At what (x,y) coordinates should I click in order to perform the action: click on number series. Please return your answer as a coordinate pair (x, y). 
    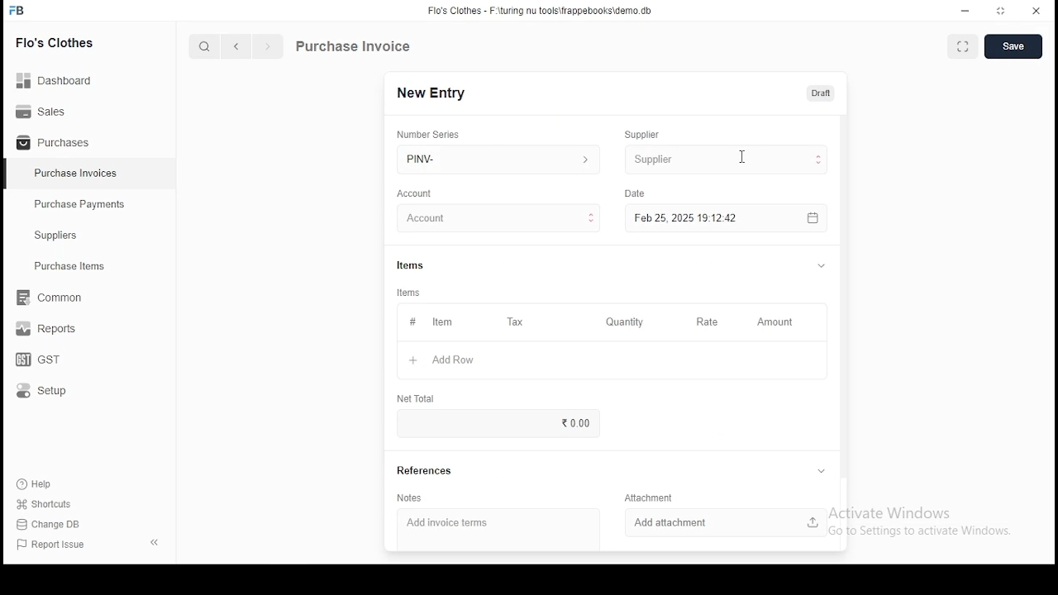
    Looking at the image, I should click on (429, 134).